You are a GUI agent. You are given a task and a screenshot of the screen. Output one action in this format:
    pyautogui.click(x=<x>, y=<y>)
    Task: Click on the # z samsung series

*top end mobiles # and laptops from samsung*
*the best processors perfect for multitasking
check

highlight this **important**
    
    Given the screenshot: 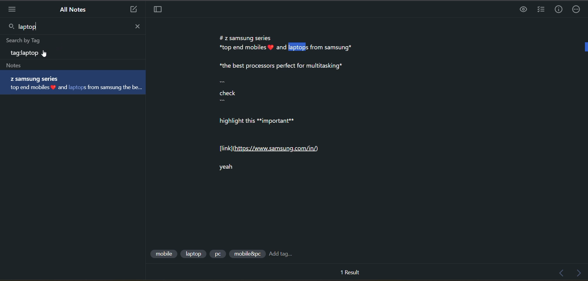 What is the action you would take?
    pyautogui.click(x=293, y=80)
    